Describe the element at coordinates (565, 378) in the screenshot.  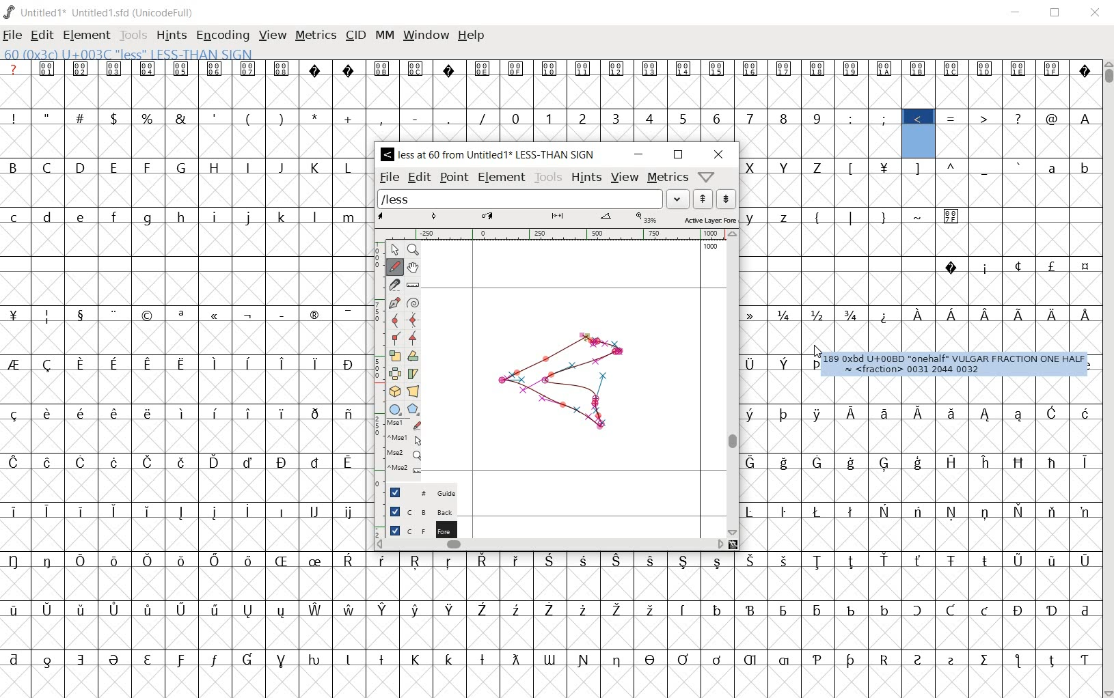
I see `glyph for an open angle bracket created` at that location.